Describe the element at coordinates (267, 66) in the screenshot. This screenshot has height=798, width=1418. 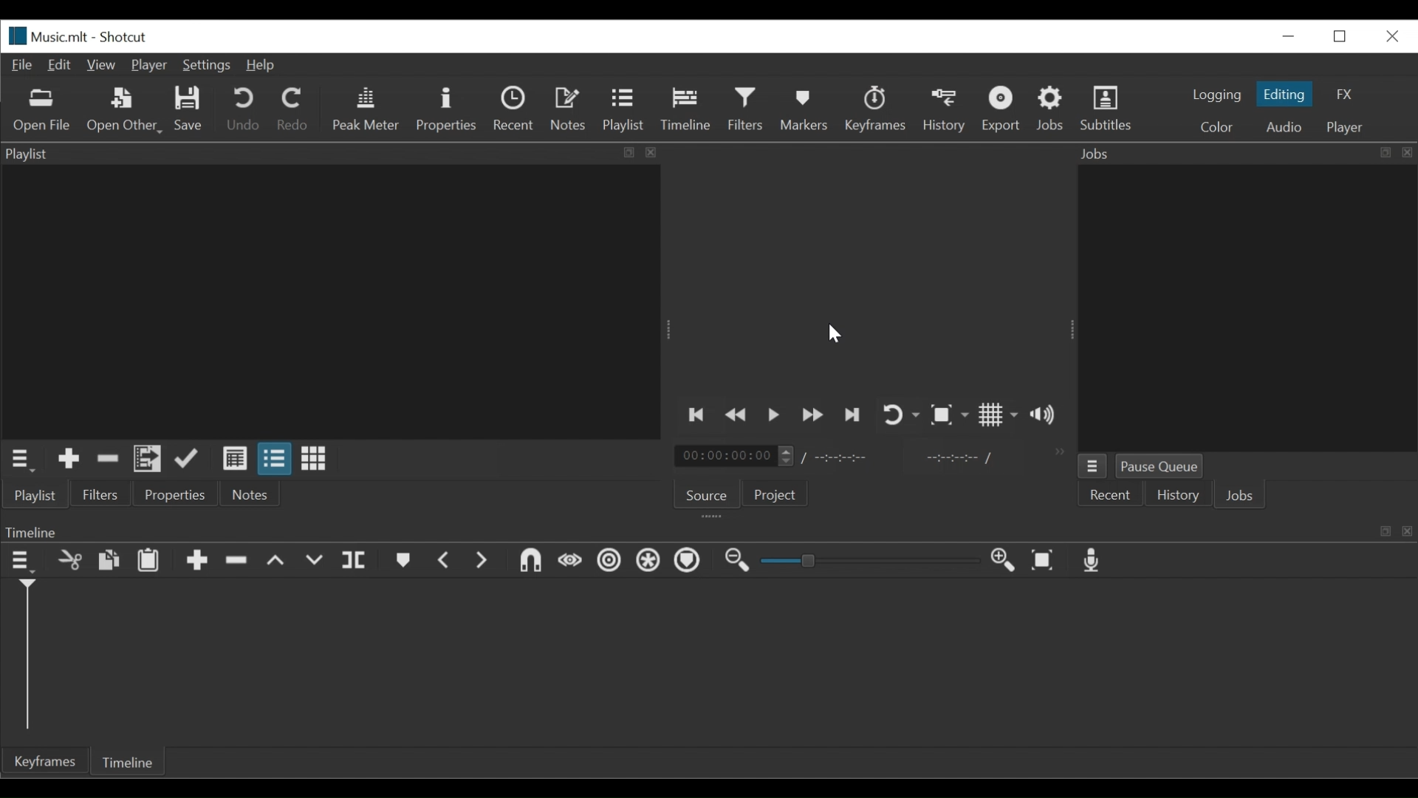
I see `Help` at that location.